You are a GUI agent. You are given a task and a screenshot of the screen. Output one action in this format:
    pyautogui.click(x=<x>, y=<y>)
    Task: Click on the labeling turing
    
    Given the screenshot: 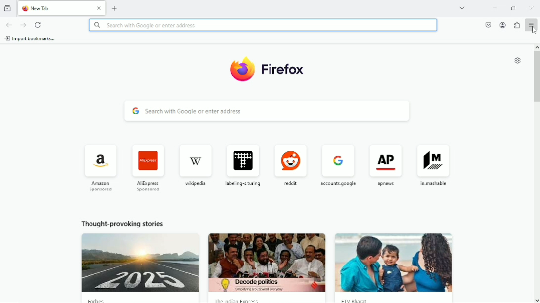 What is the action you would take?
    pyautogui.click(x=243, y=162)
    